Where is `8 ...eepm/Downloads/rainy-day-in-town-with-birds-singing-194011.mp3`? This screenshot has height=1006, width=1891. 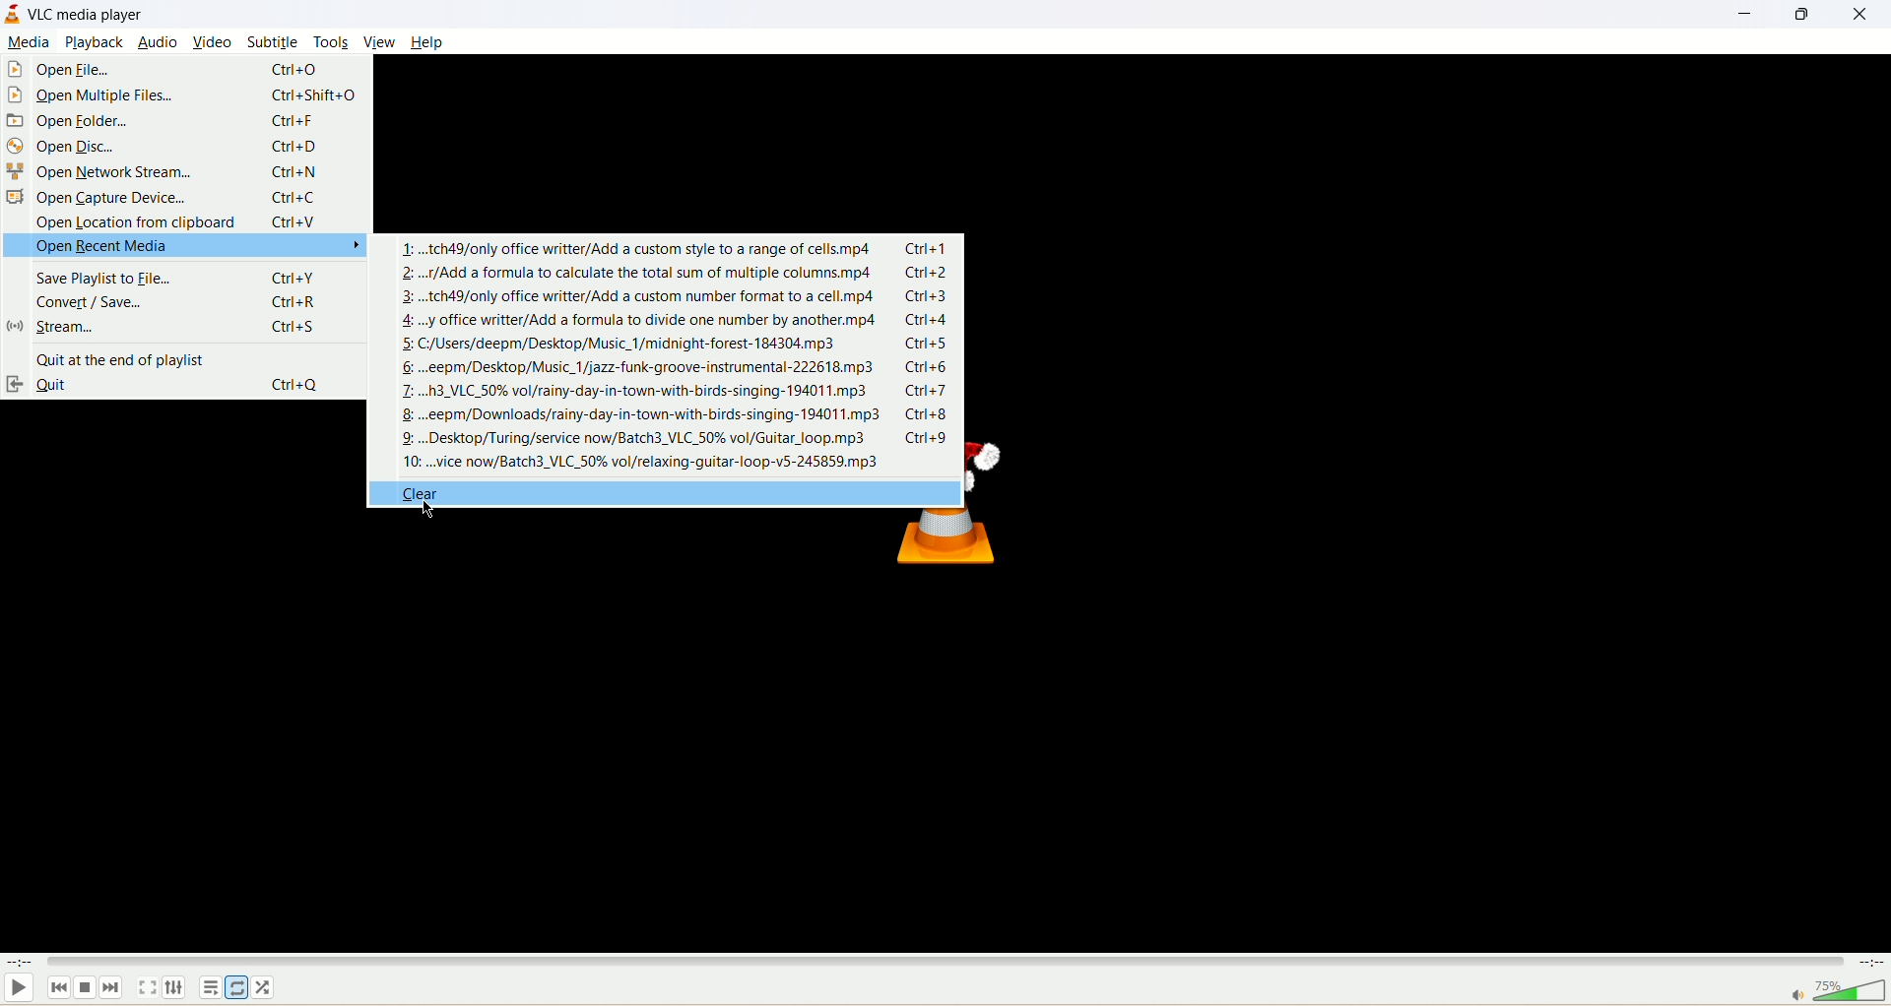
8 ...eepm/Downloads/rainy-day-in-town-with-birds-singing-194011.mp3 is located at coordinates (642, 414).